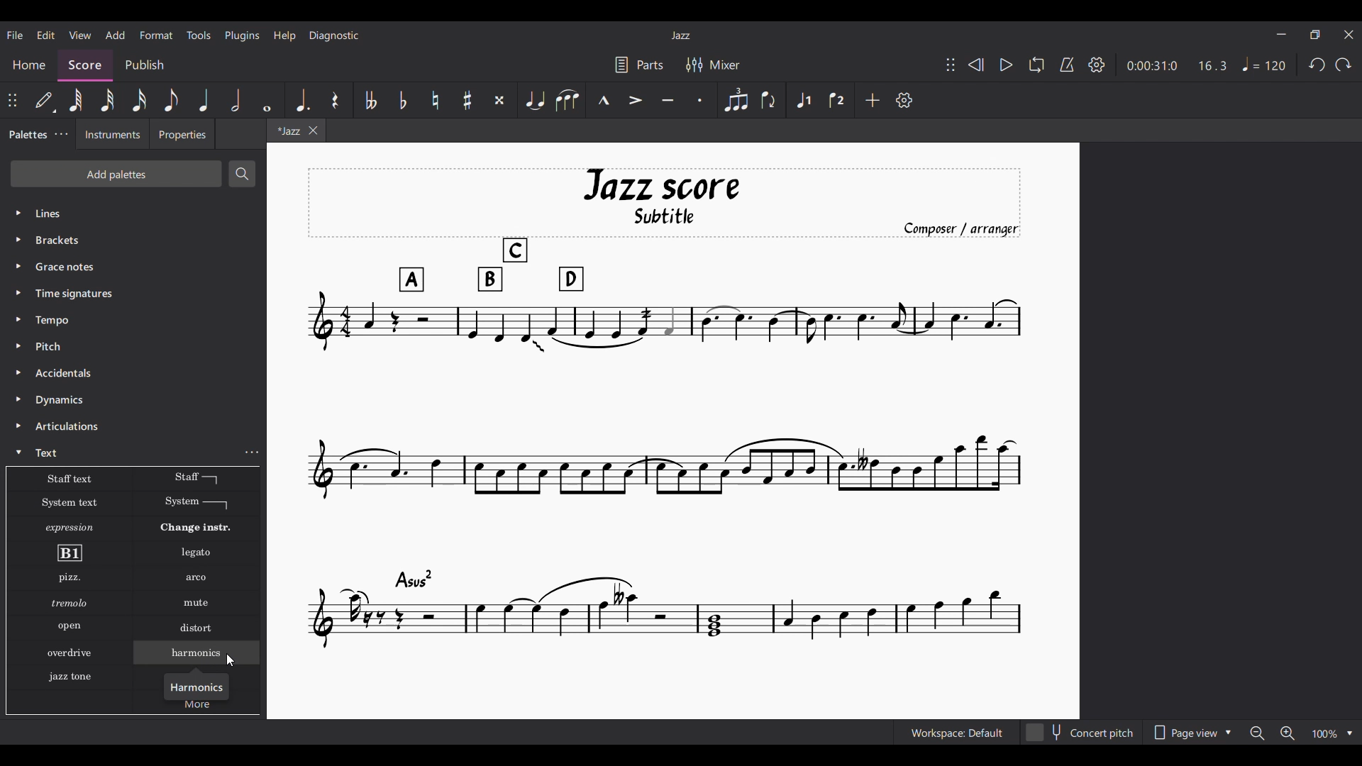 The height and width of the screenshot is (766, 1362). What do you see at coordinates (535, 100) in the screenshot?
I see `Tie` at bounding box center [535, 100].